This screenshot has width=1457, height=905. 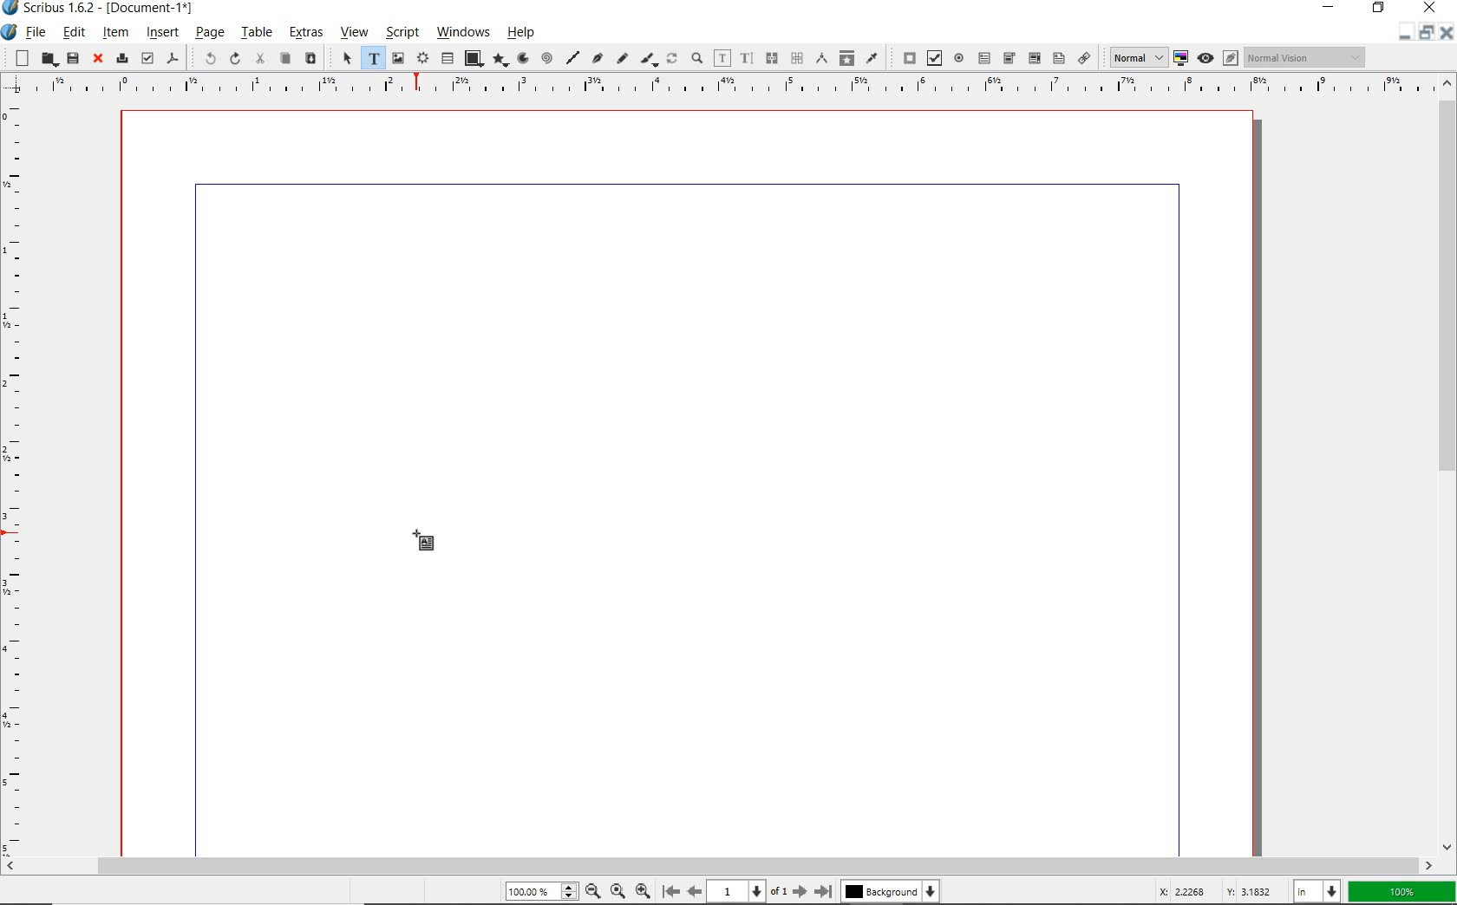 What do you see at coordinates (473, 59) in the screenshot?
I see `shape` at bounding box center [473, 59].